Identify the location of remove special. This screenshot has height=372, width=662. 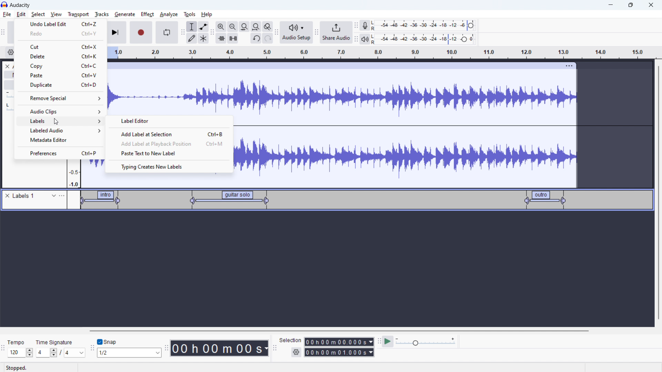
(60, 98).